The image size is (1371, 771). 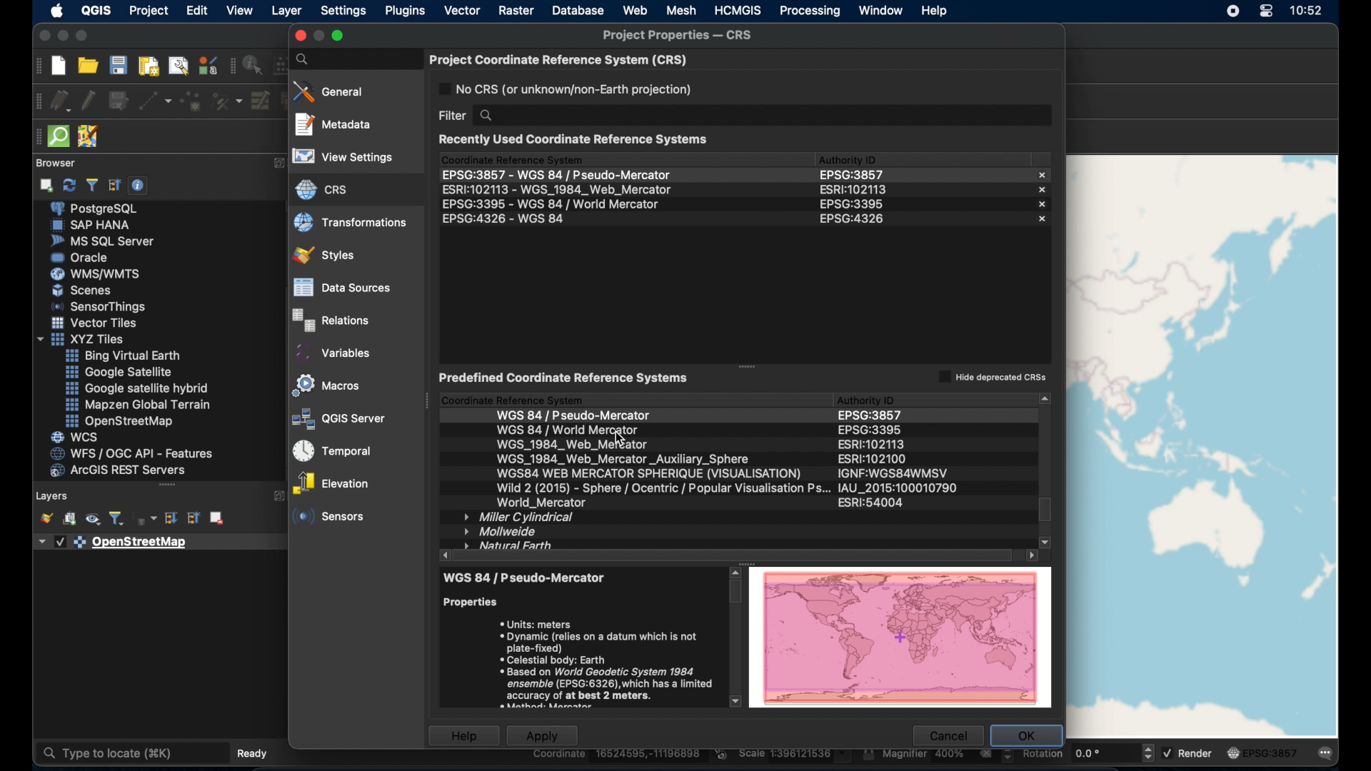 What do you see at coordinates (46, 518) in the screenshot?
I see `open layerstyling panel` at bounding box center [46, 518].